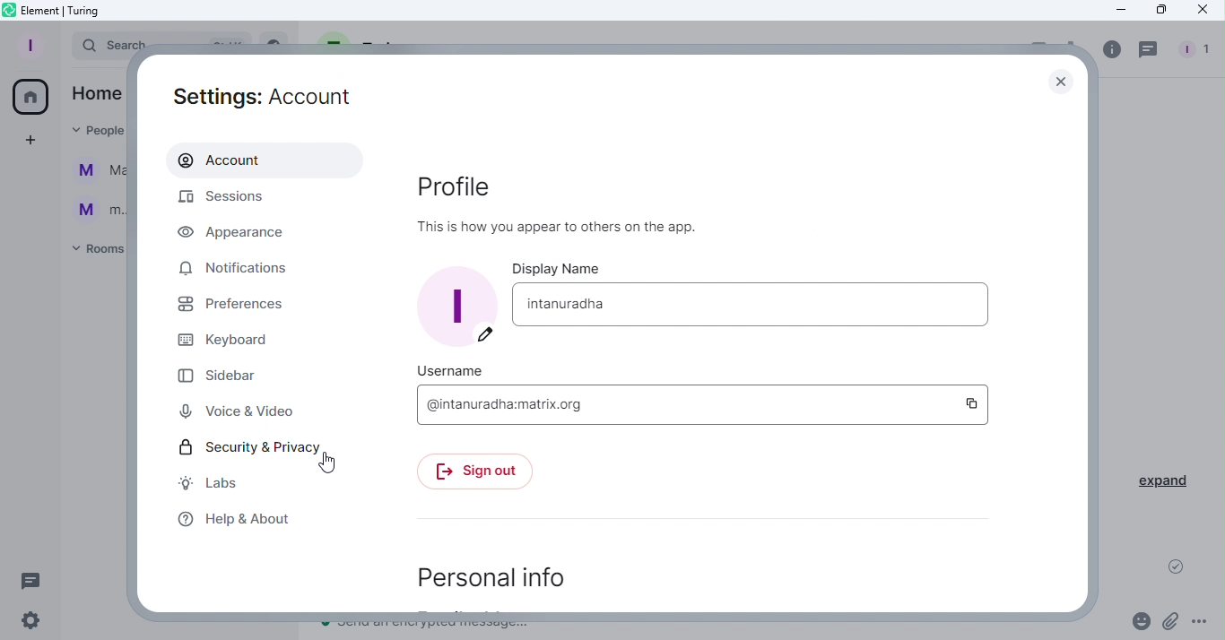 This screenshot has width=1225, height=640. Describe the element at coordinates (482, 473) in the screenshot. I see `Sign out` at that location.